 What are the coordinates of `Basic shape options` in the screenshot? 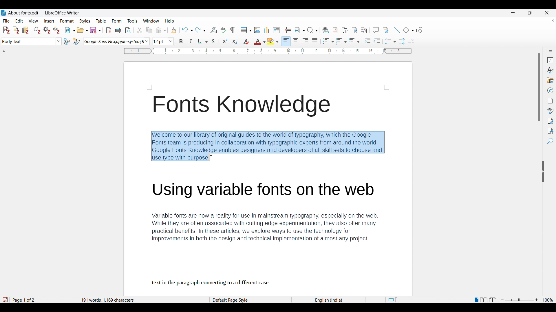 It's located at (408, 30).